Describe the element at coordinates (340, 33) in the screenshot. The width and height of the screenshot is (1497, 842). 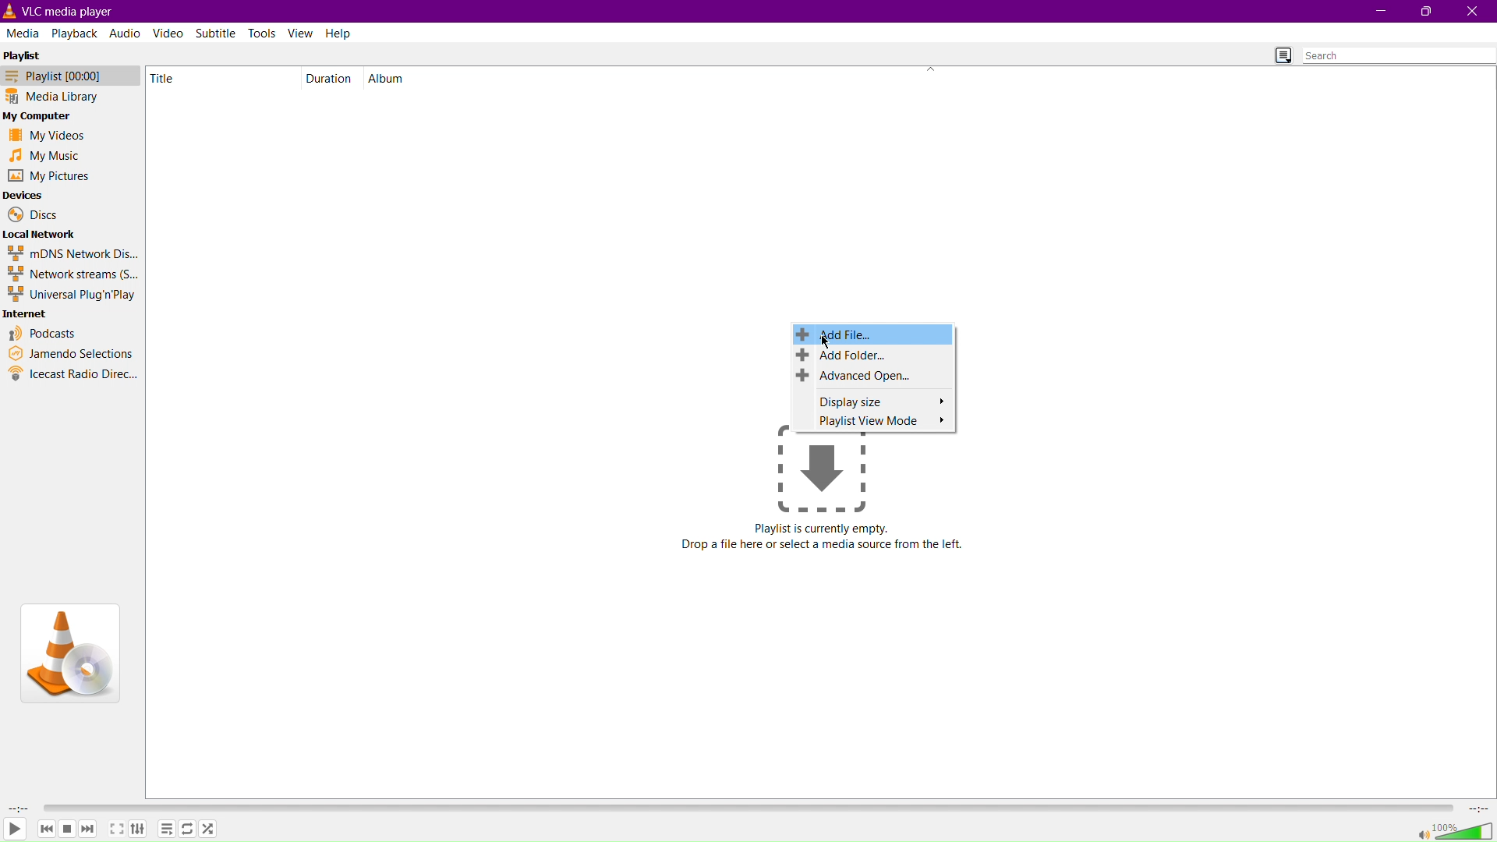
I see `Help` at that location.